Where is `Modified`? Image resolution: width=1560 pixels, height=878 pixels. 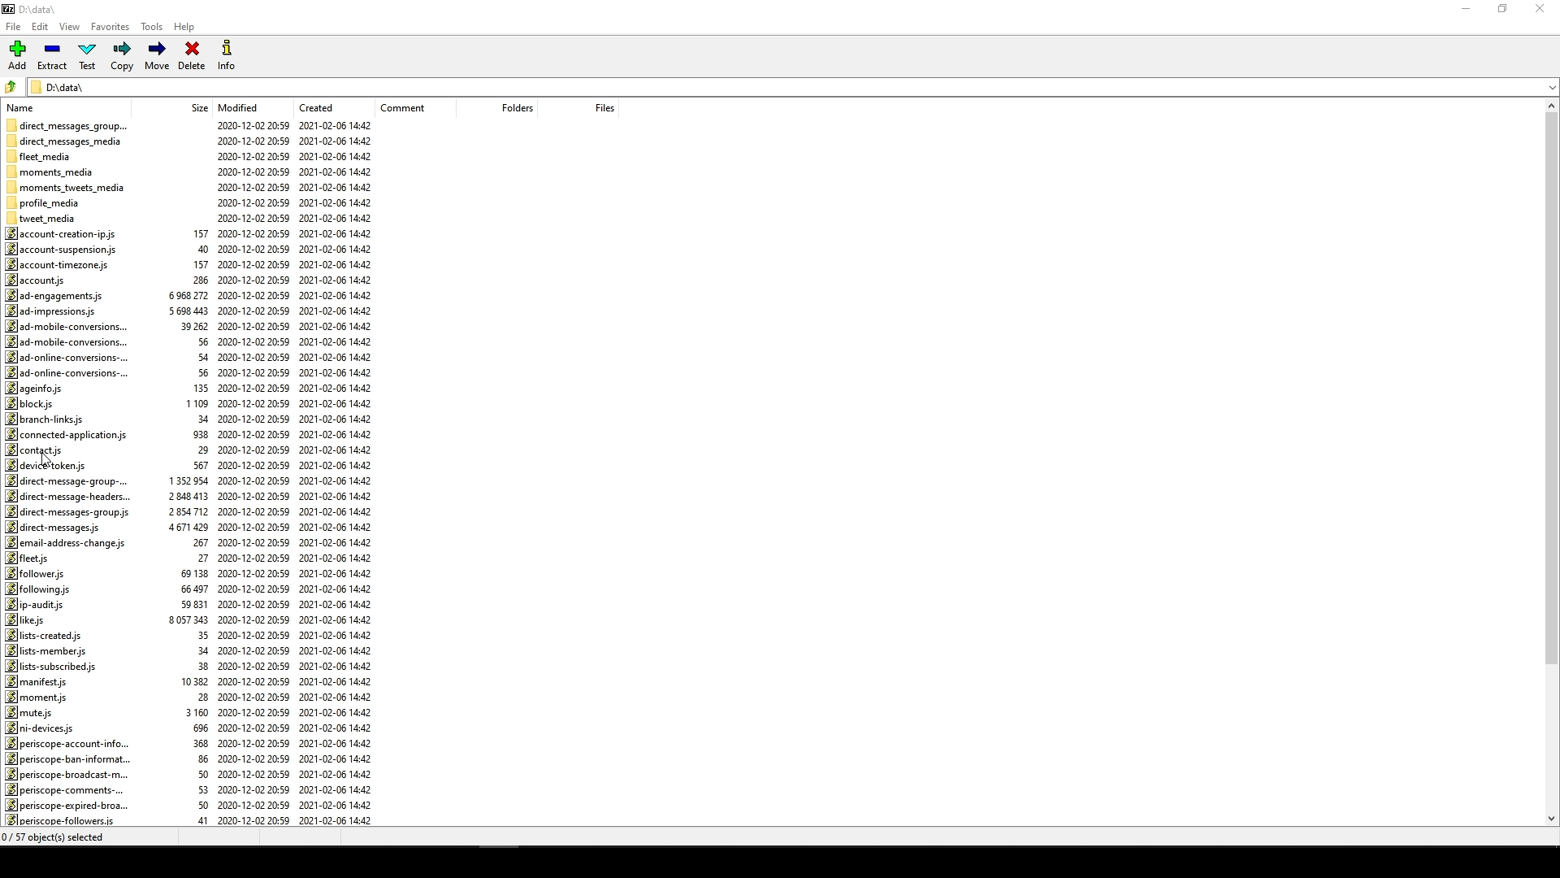 Modified is located at coordinates (242, 106).